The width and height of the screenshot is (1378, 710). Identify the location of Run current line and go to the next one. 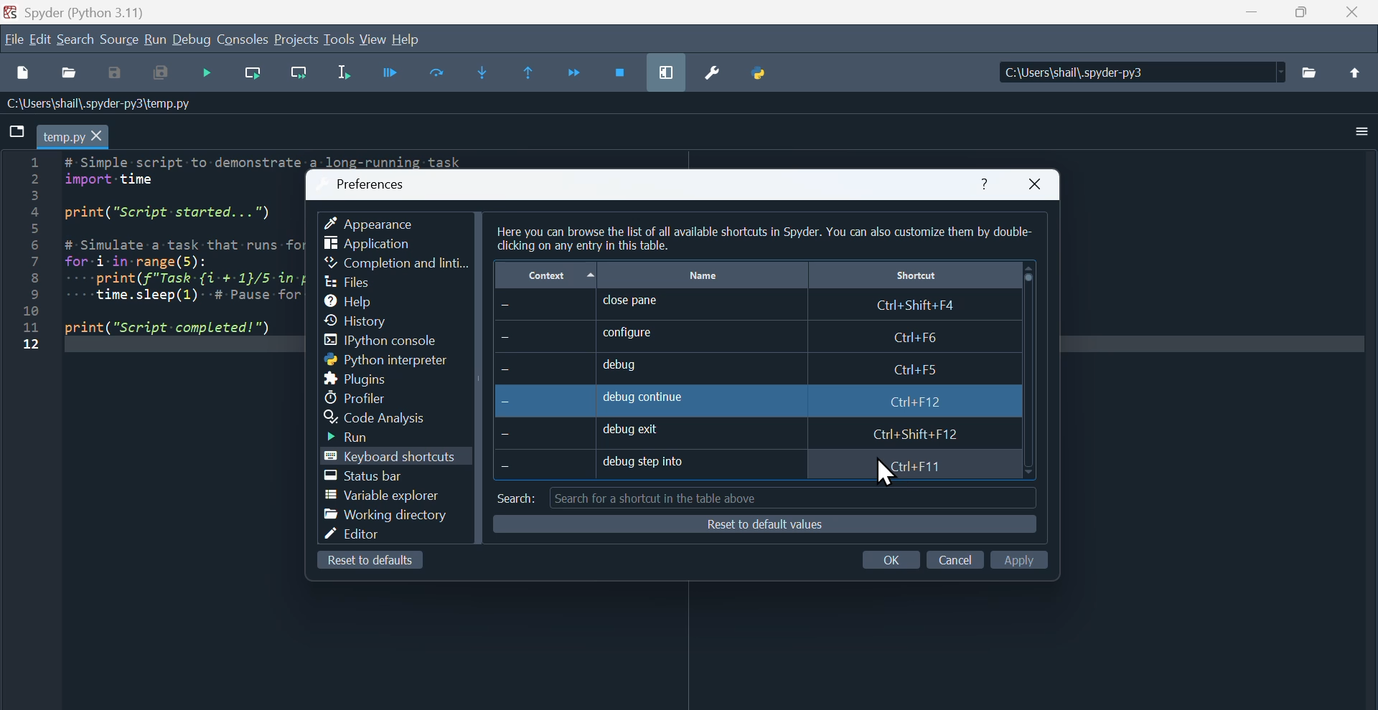
(299, 75).